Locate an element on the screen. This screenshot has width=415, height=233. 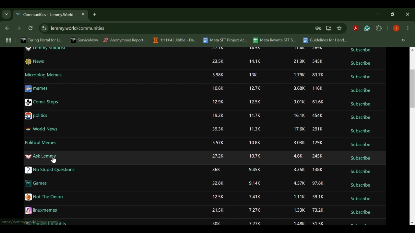
36K is located at coordinates (217, 171).